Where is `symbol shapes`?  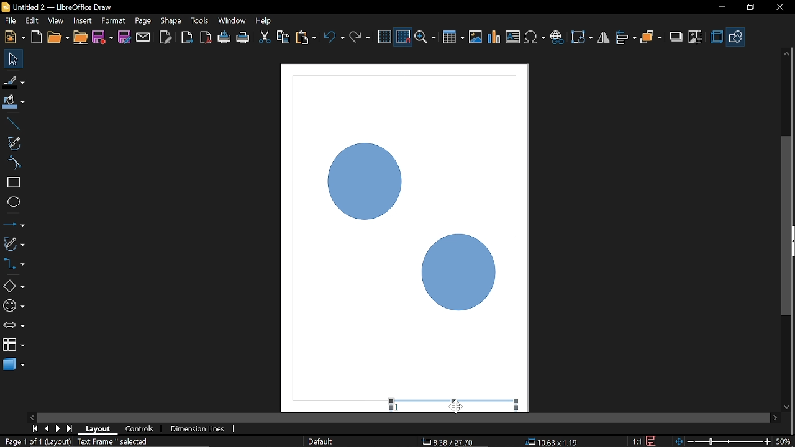
symbol shapes is located at coordinates (14, 308).